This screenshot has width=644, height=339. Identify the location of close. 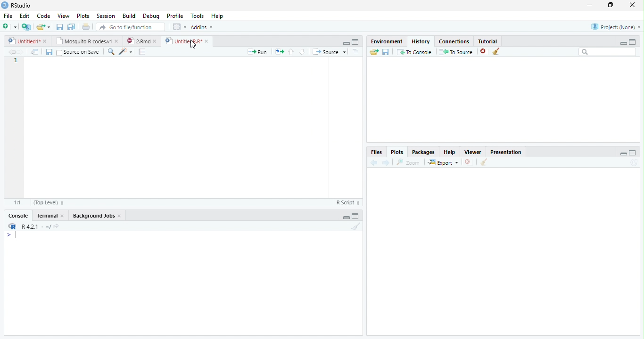
(62, 215).